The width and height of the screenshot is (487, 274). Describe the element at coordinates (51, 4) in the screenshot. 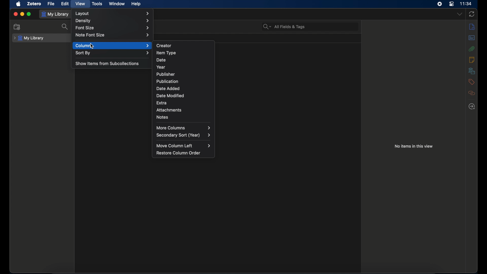

I see `file` at that location.